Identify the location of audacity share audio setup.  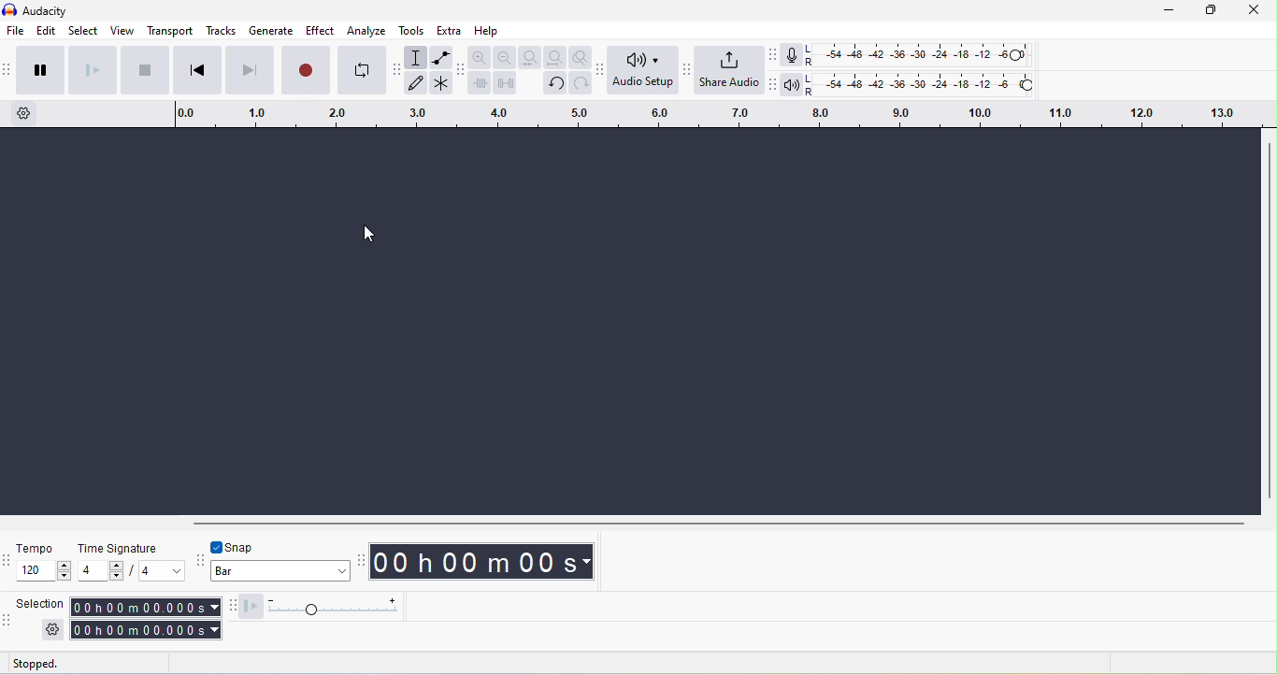
(688, 72).